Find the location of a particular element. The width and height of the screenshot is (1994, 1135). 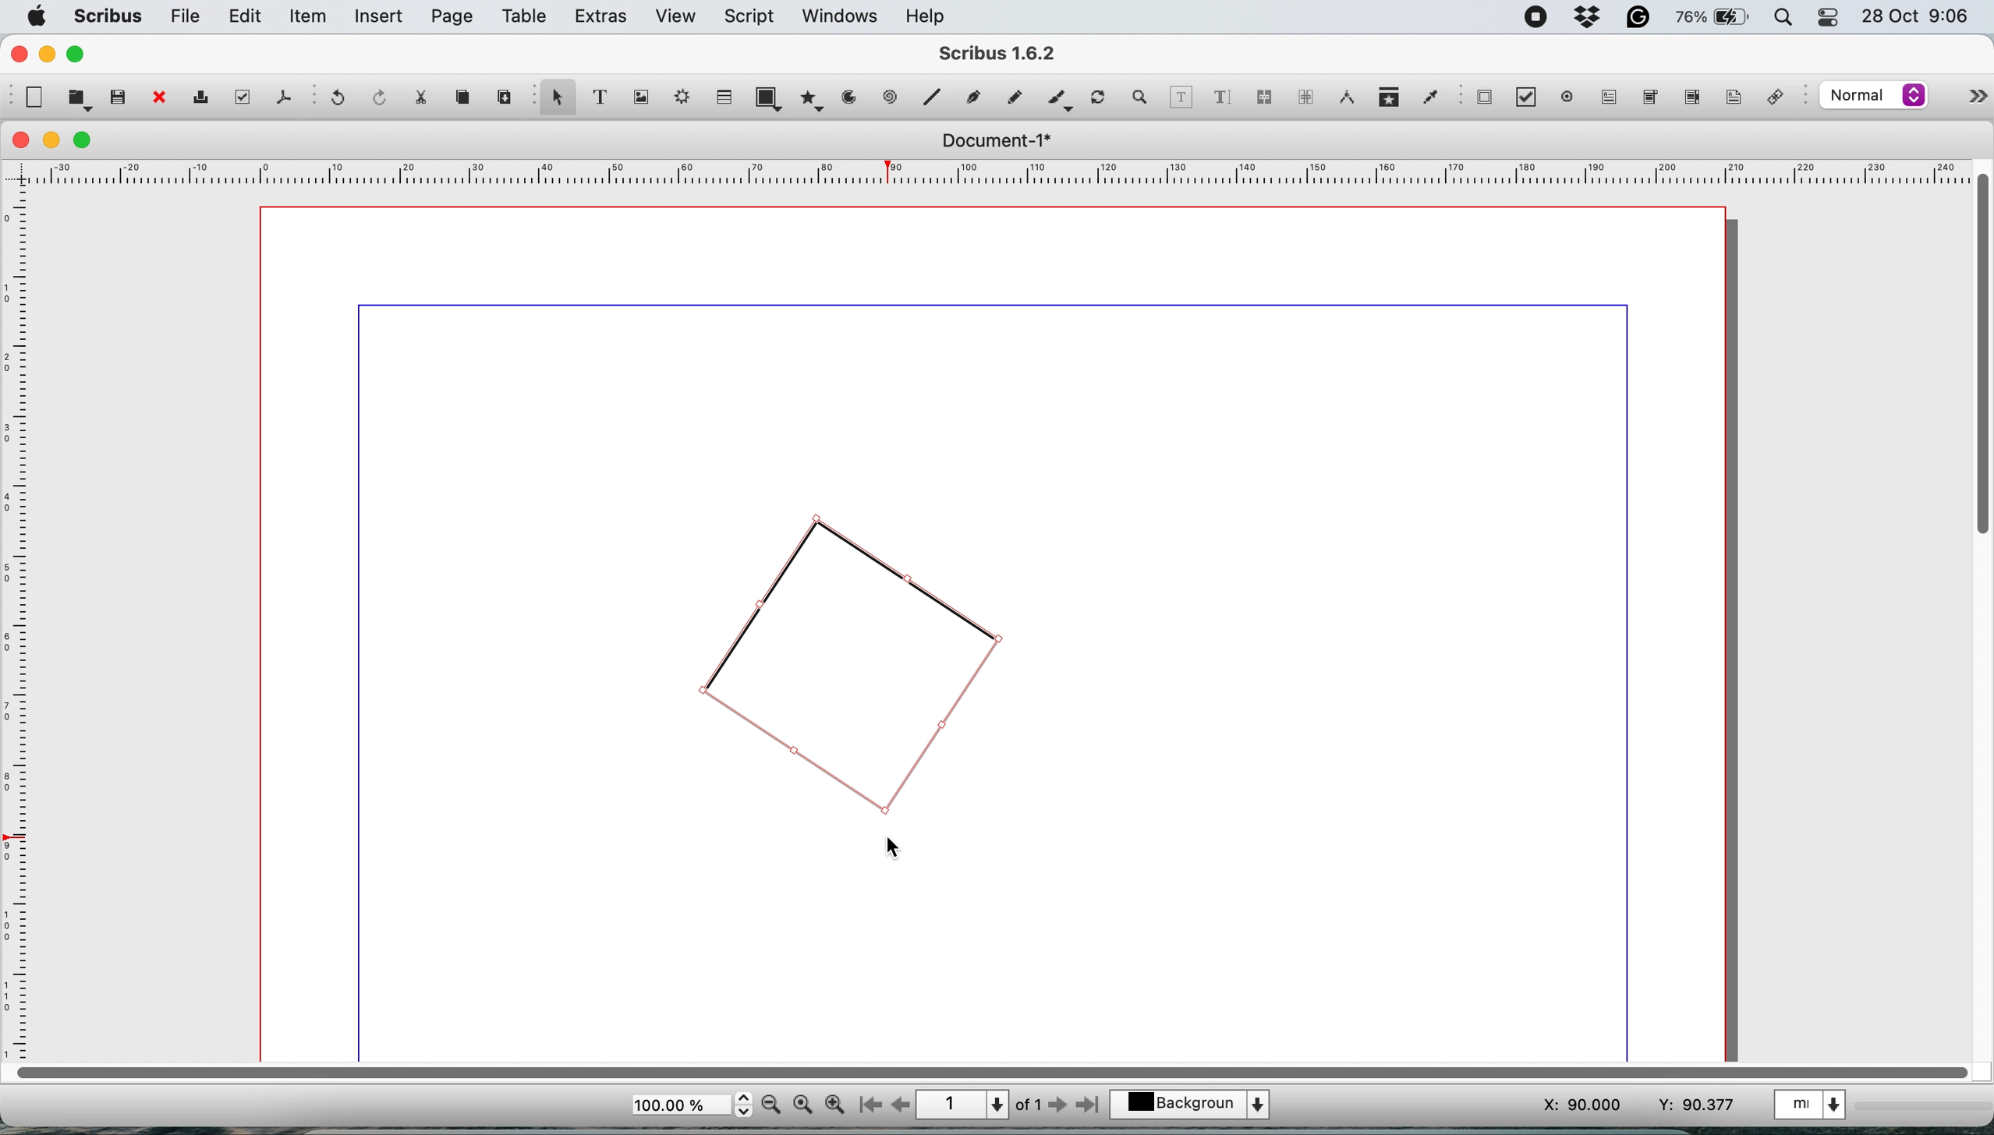

pdf list box is located at coordinates (1690, 99).